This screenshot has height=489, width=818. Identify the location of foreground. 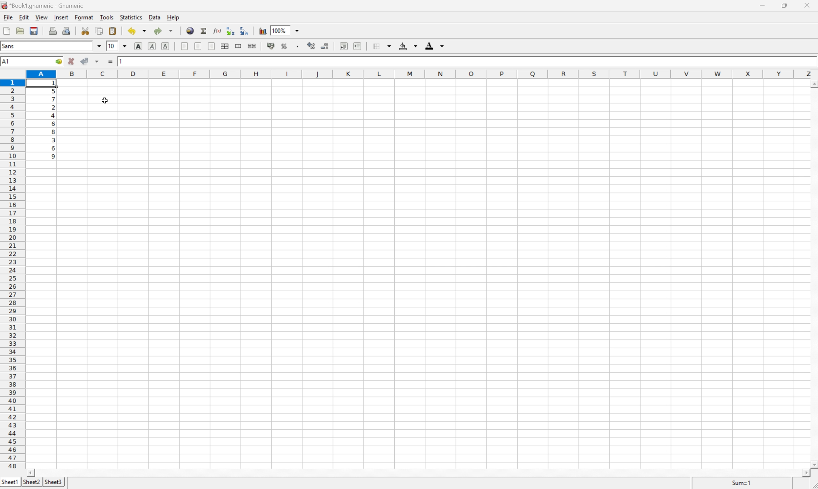
(434, 45).